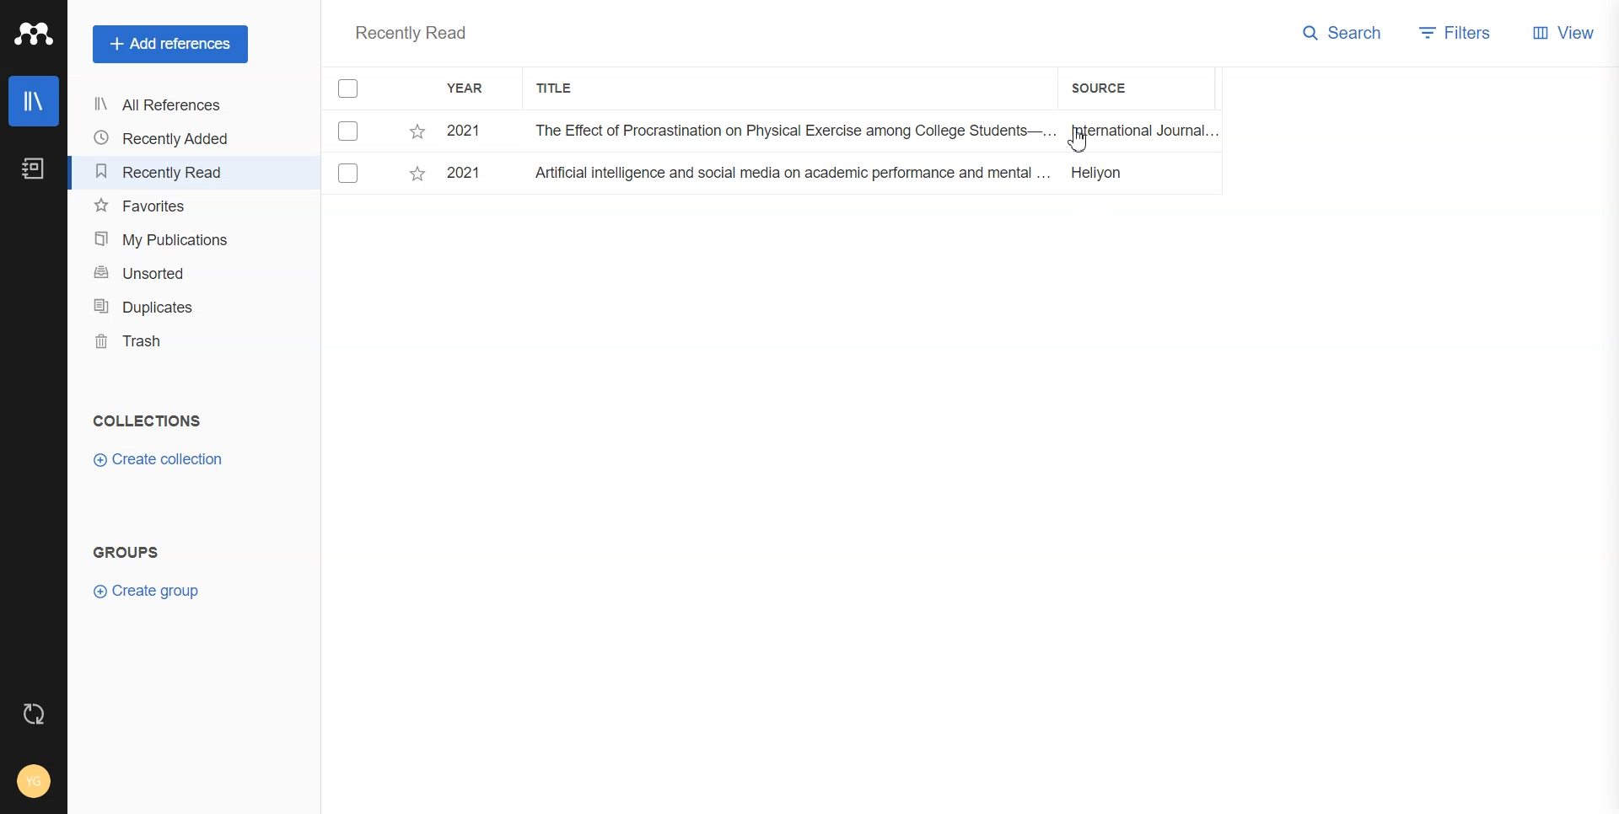  What do you see at coordinates (31, 169) in the screenshot?
I see `Notebook` at bounding box center [31, 169].